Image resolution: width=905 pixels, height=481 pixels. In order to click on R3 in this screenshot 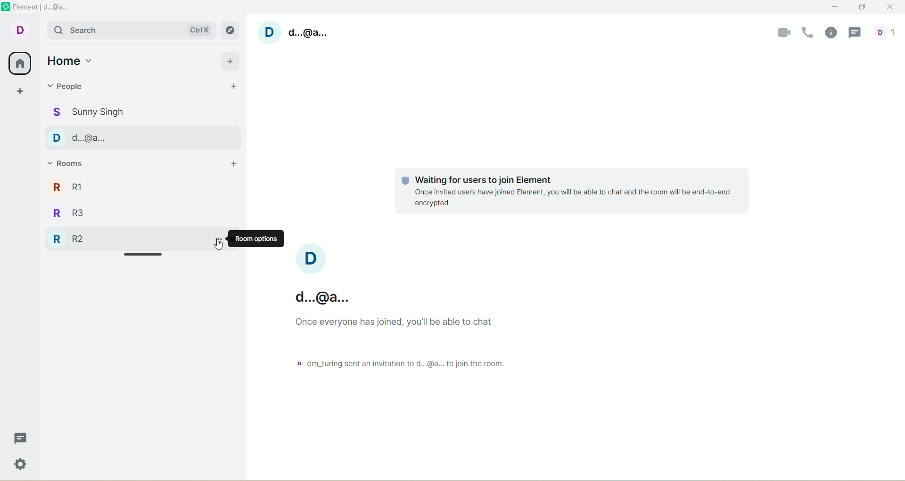, I will do `click(141, 211)`.